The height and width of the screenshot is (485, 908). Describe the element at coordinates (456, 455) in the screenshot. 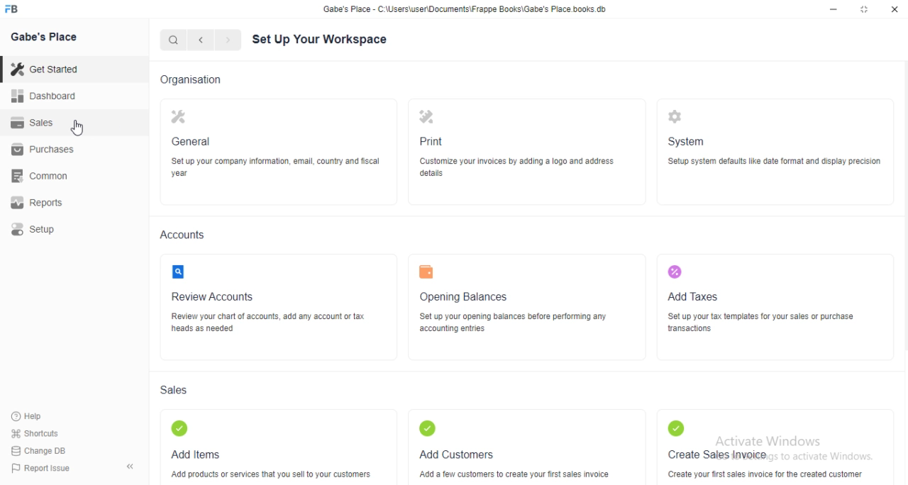

I see `Add Customers` at that location.